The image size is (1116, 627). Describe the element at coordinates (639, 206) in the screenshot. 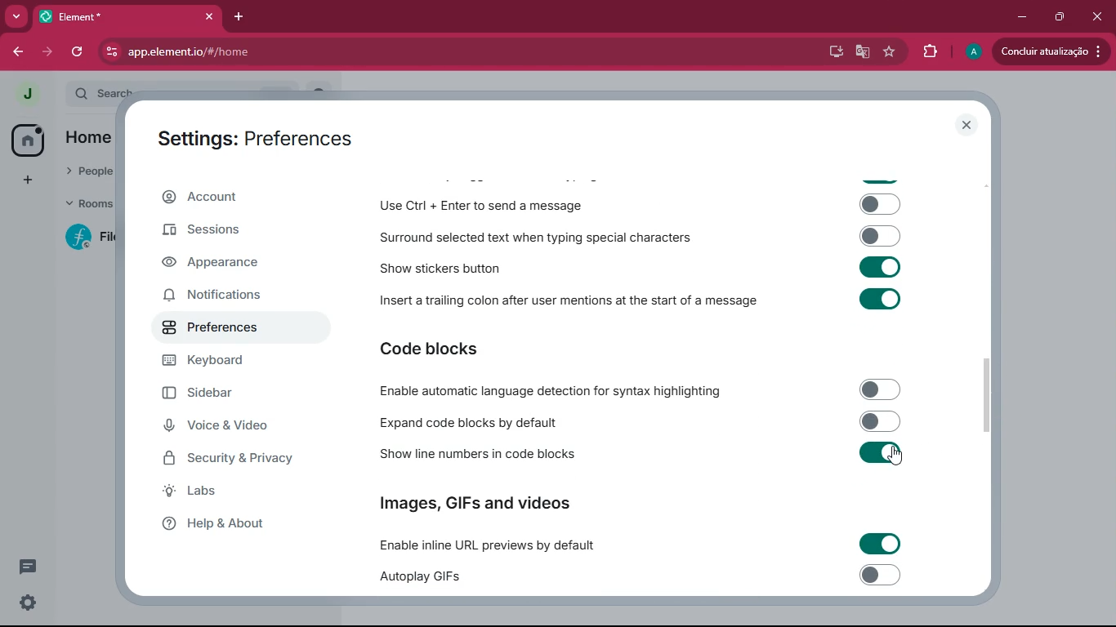

I see `Use Ctrl + Enter to send a message` at that location.